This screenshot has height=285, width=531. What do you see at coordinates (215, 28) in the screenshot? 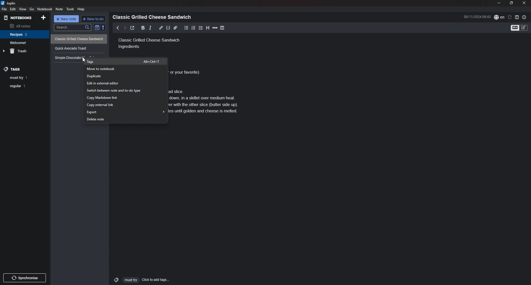
I see `horizontal rule` at bounding box center [215, 28].